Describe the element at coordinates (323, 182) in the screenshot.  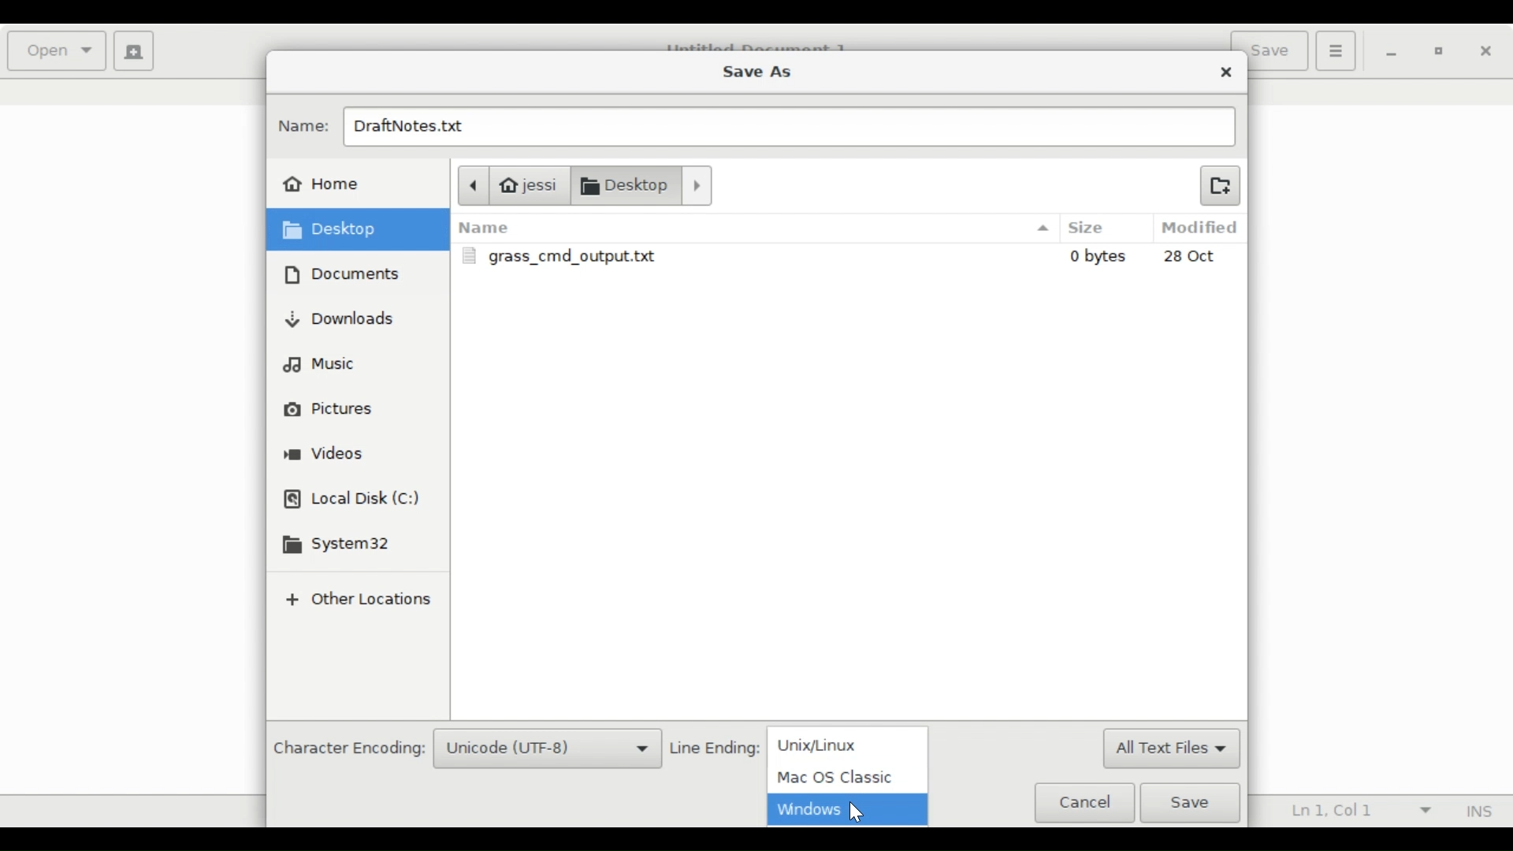
I see `Home` at that location.